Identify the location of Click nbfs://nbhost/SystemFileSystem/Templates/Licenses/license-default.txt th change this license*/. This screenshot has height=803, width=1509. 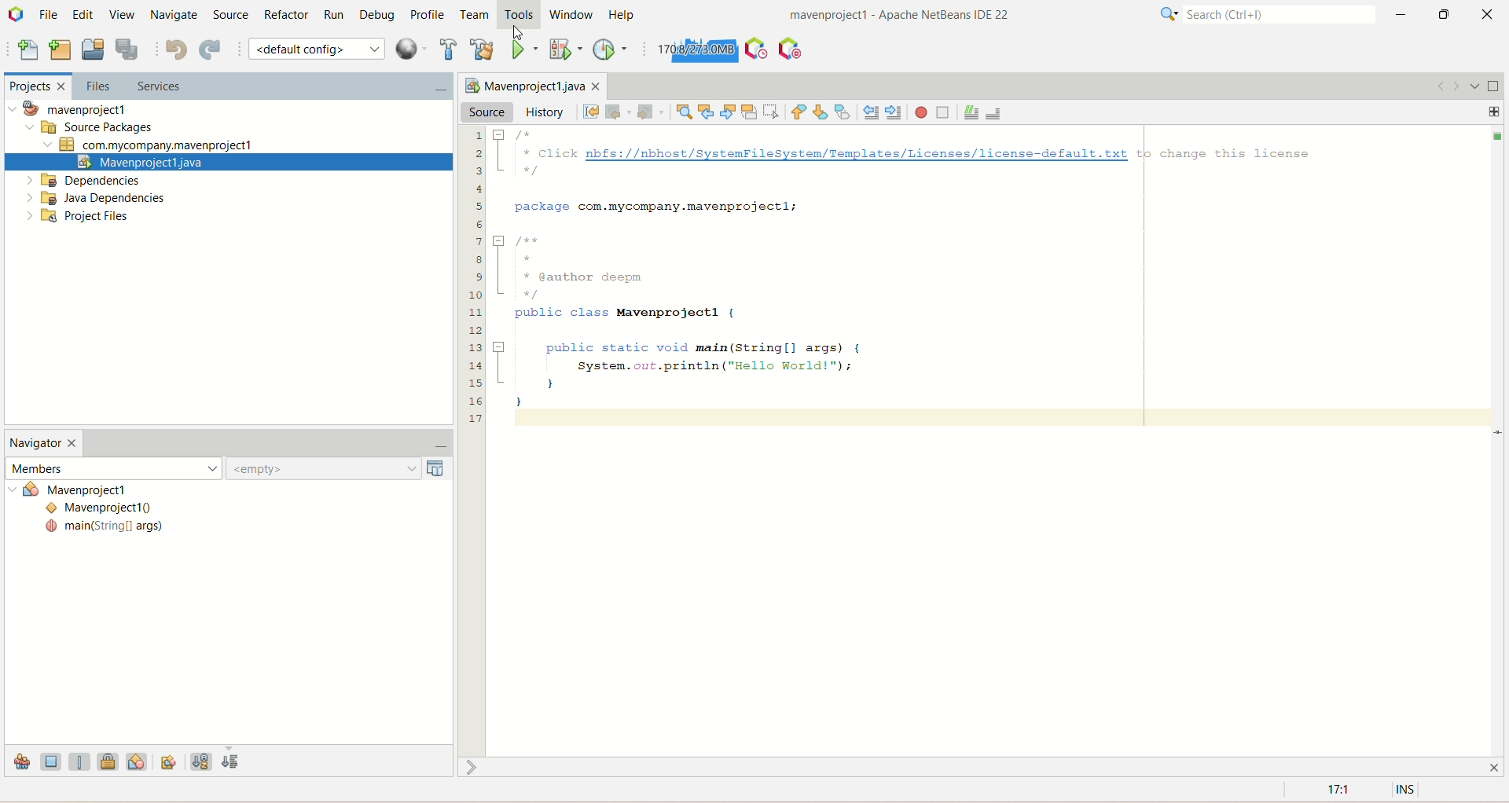
(908, 154).